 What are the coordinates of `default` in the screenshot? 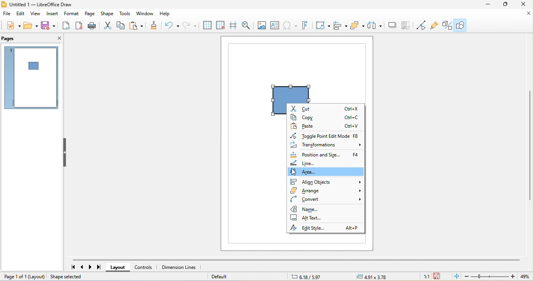 It's located at (223, 277).